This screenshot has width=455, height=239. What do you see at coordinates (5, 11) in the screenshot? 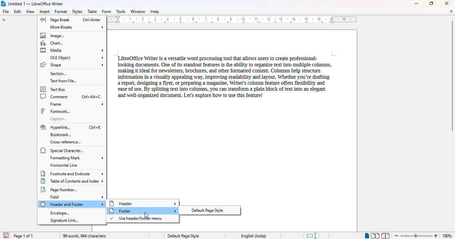
I see `file` at bounding box center [5, 11].